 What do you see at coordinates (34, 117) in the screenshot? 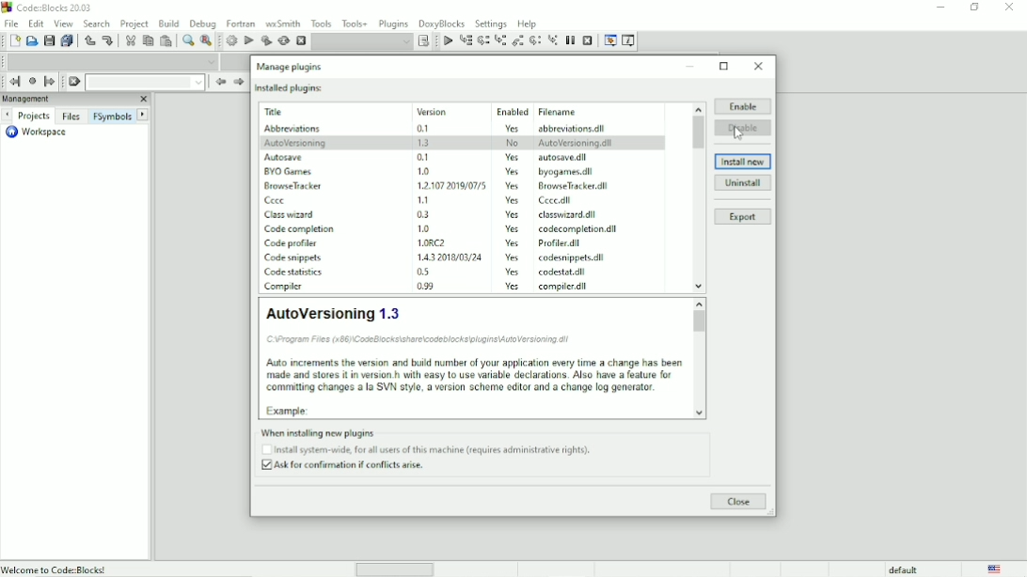
I see `Projects` at bounding box center [34, 117].